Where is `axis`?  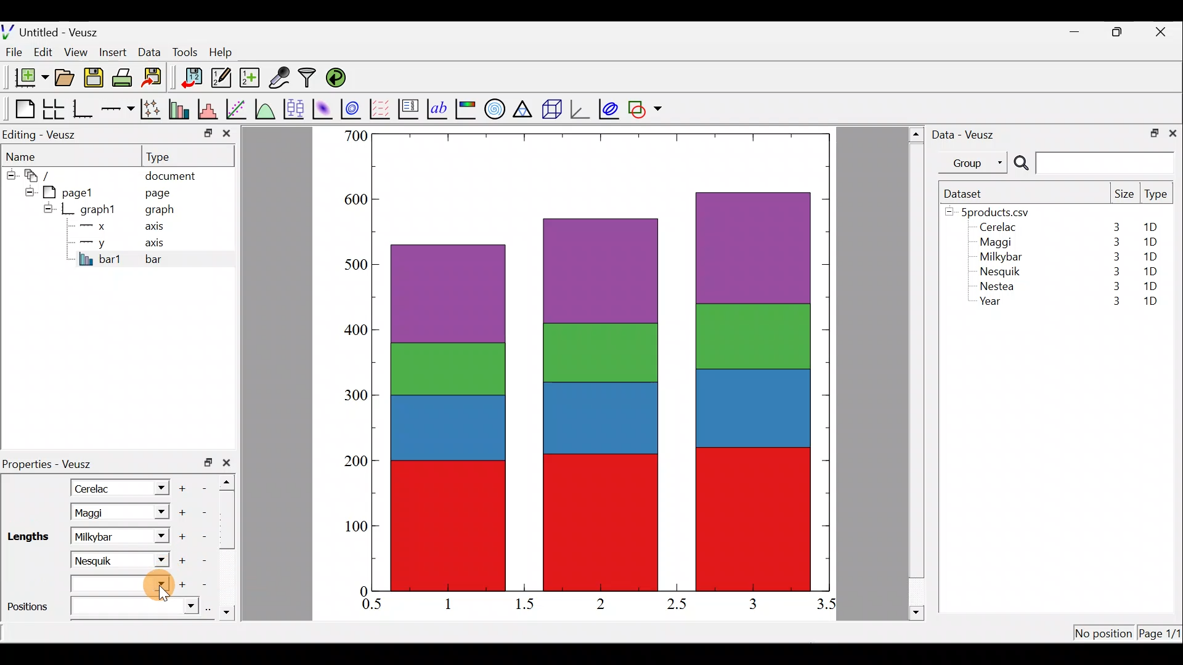 axis is located at coordinates (158, 228).